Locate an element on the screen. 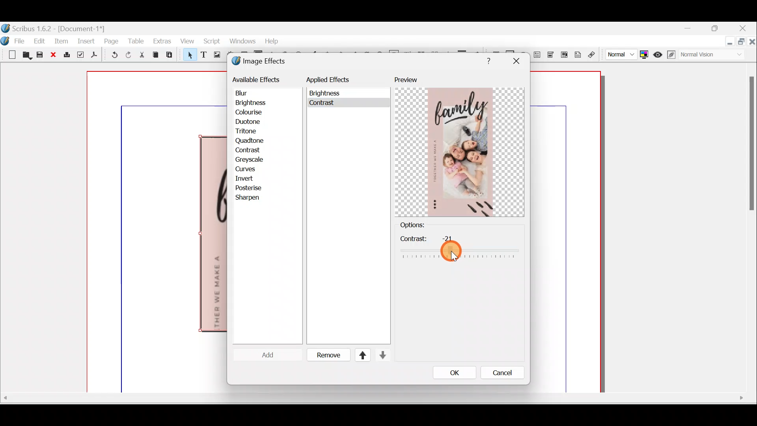 The width and height of the screenshot is (757, 426). Options is located at coordinates (425, 224).